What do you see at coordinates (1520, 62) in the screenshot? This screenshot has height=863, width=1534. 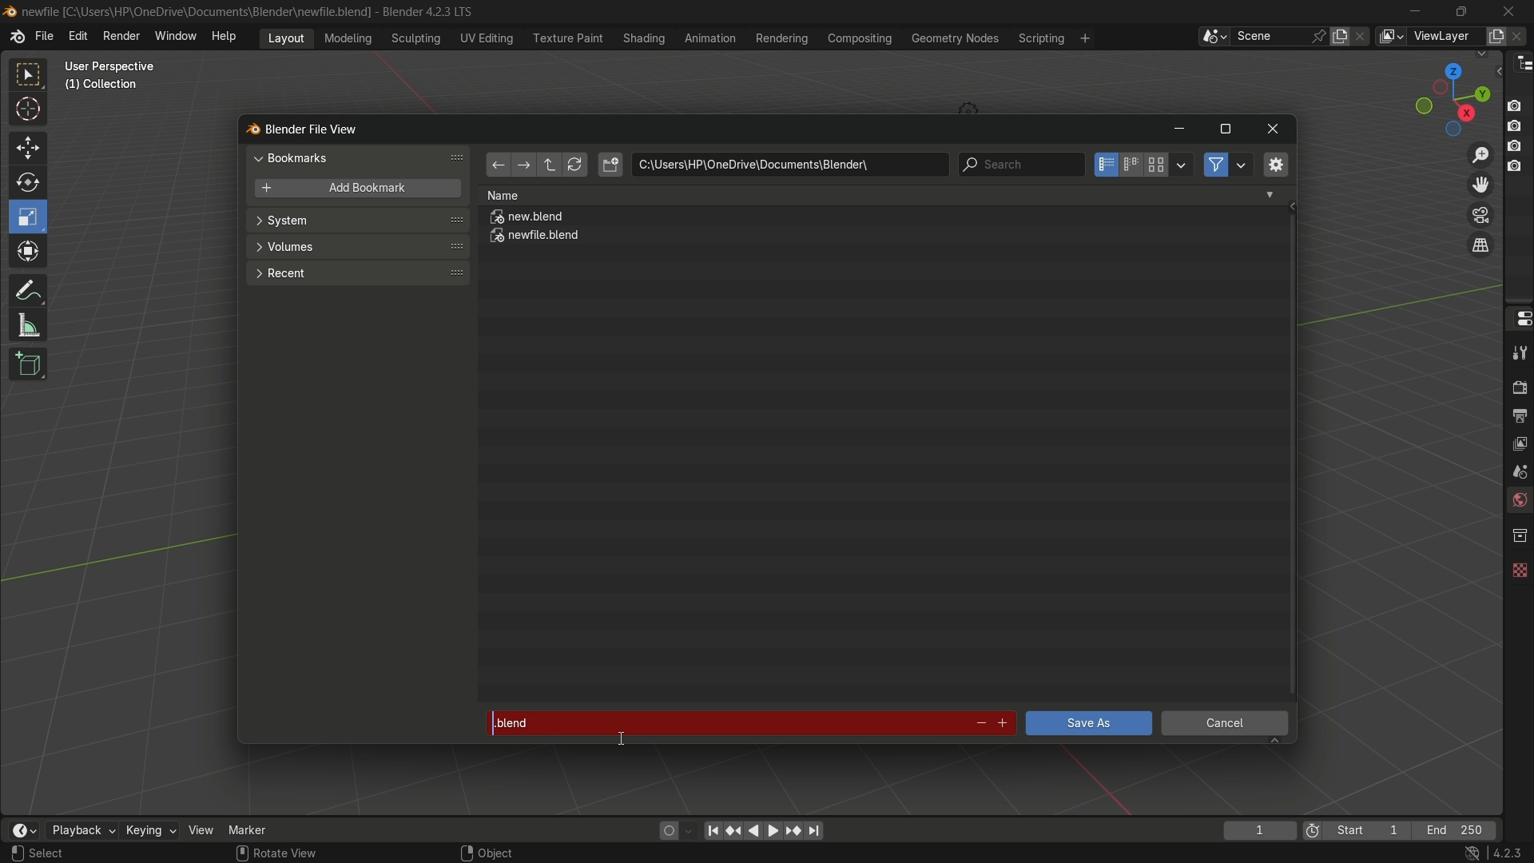 I see `outliner` at bounding box center [1520, 62].